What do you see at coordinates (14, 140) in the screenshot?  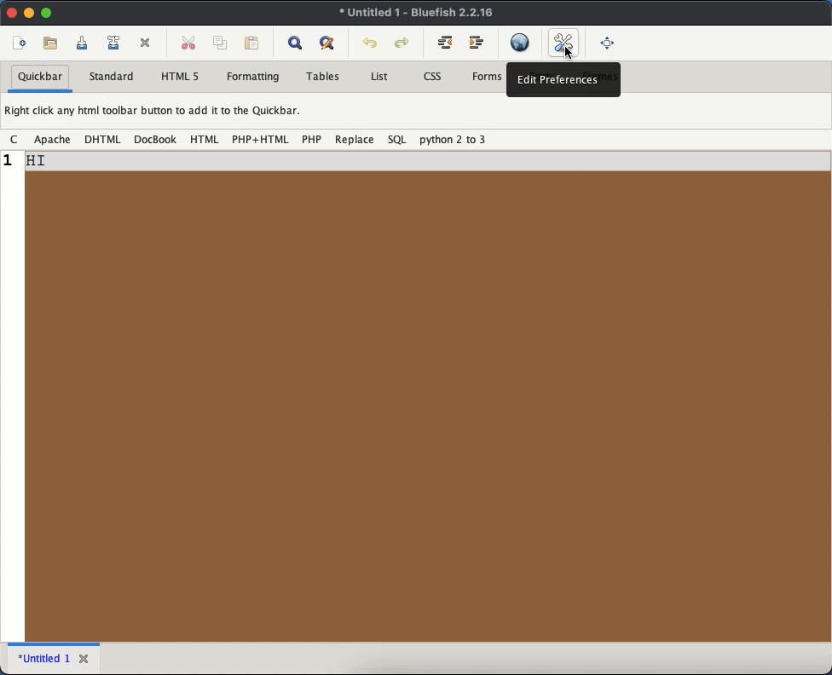 I see `c` at bounding box center [14, 140].